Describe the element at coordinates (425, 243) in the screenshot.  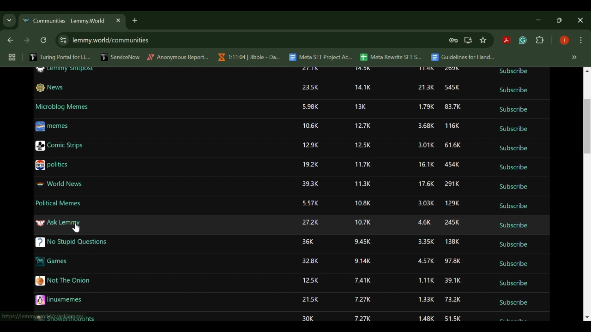
I see `3.35K` at that location.